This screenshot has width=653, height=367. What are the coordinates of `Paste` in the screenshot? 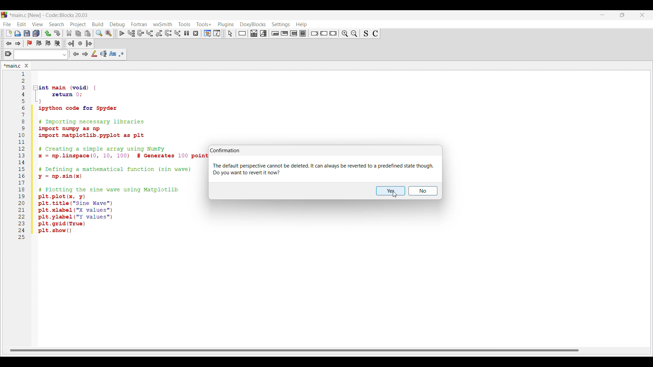 It's located at (88, 33).